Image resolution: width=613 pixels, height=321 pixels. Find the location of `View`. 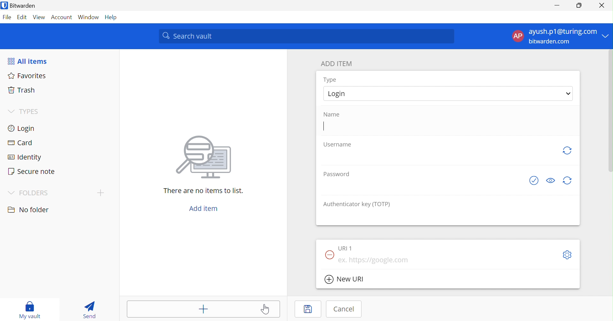

View is located at coordinates (39, 17).